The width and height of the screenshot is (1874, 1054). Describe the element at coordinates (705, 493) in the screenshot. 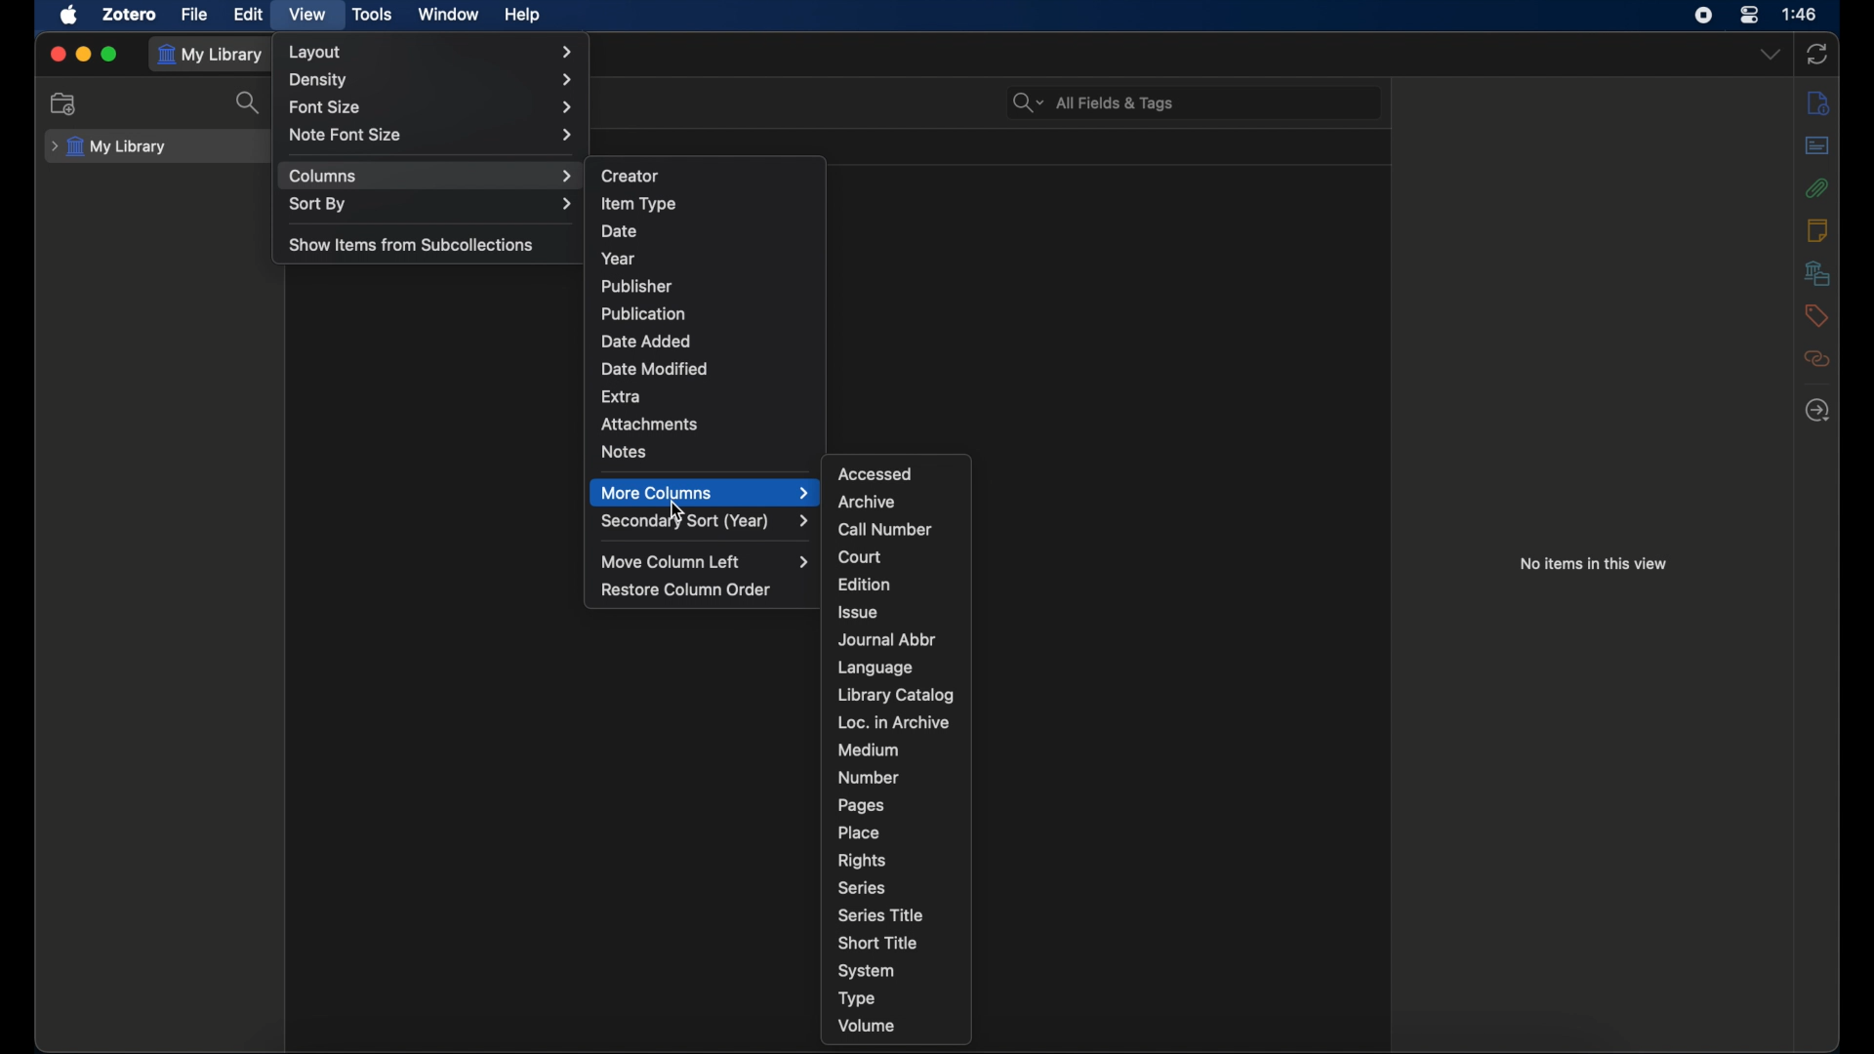

I see `more columns` at that location.